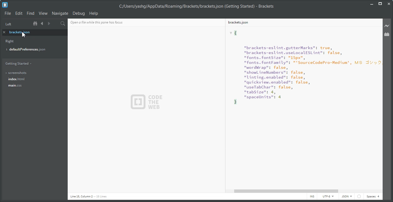 The image size is (393, 202). Describe the element at coordinates (30, 13) in the screenshot. I see `Find` at that location.